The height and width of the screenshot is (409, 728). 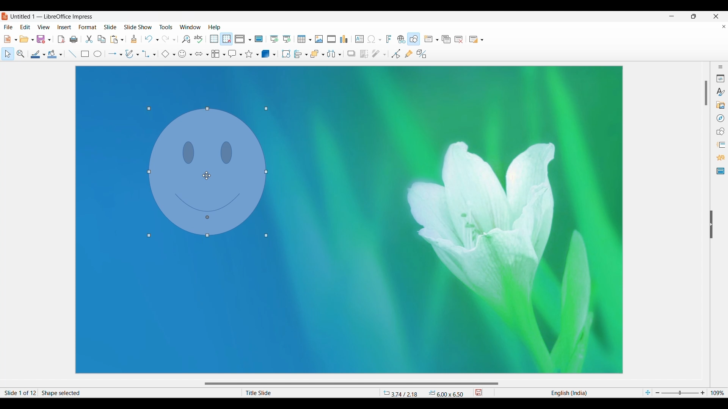 What do you see at coordinates (409, 54) in the screenshot?
I see `Show gluepoint functions` at bounding box center [409, 54].